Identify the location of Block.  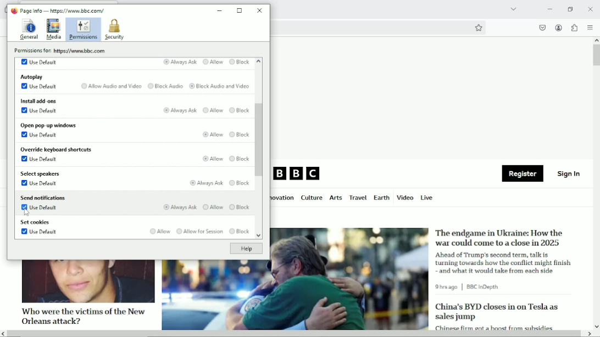
(241, 206).